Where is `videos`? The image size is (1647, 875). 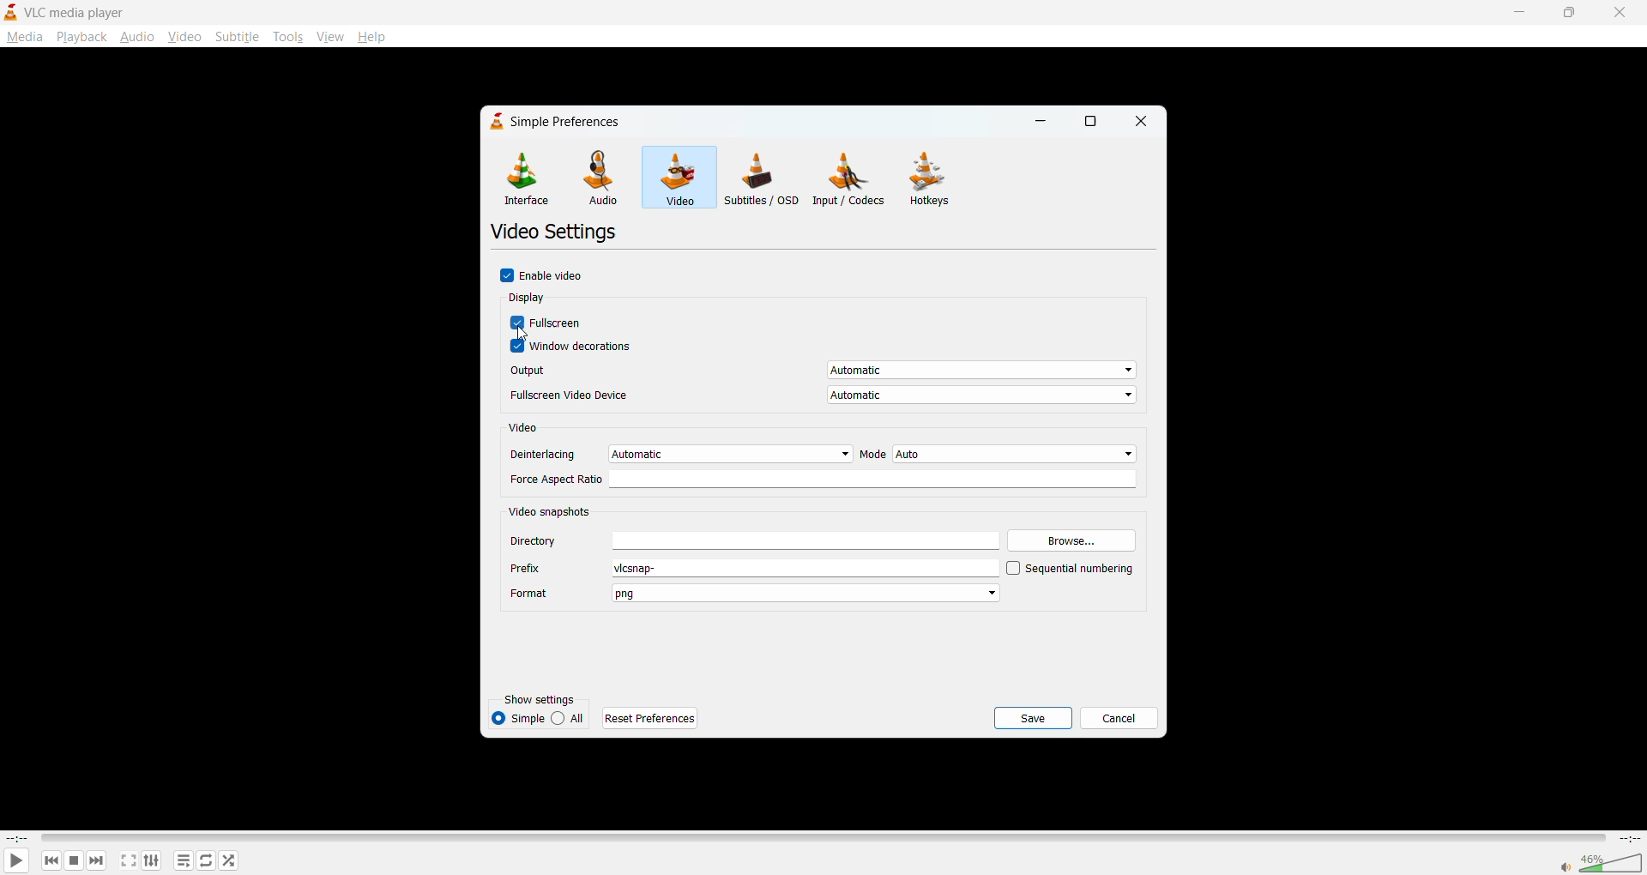 videos is located at coordinates (677, 176).